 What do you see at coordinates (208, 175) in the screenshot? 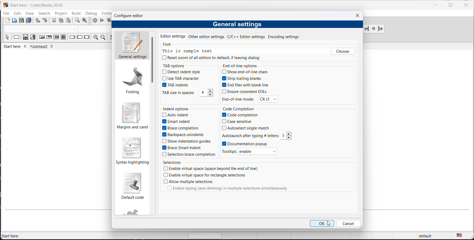
I see `enable virtual space for rectangle selection checkbox` at bounding box center [208, 175].